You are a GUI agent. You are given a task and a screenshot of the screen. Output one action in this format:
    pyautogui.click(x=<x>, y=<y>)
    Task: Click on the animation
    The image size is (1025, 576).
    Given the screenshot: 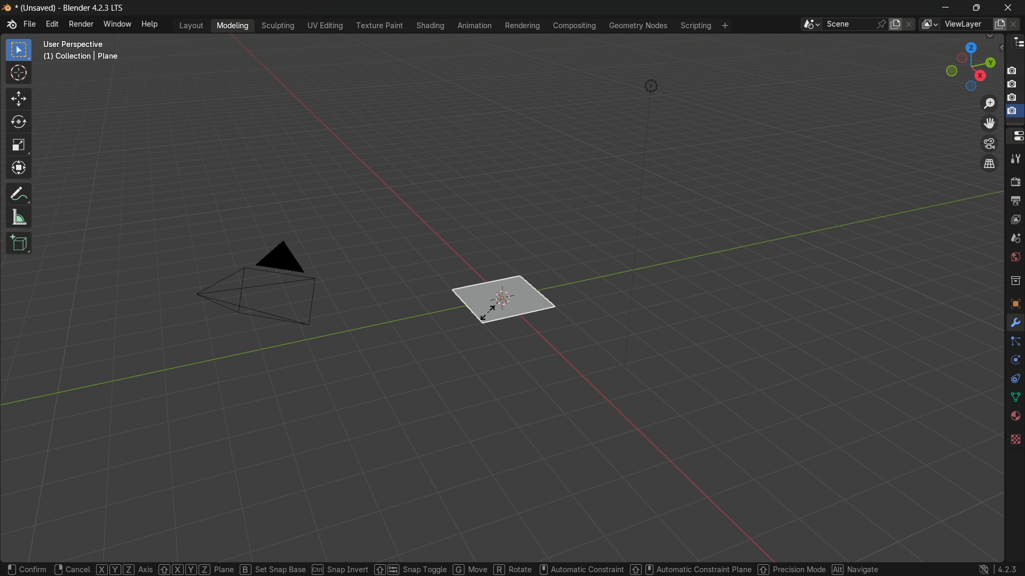 What is the action you would take?
    pyautogui.click(x=476, y=26)
    